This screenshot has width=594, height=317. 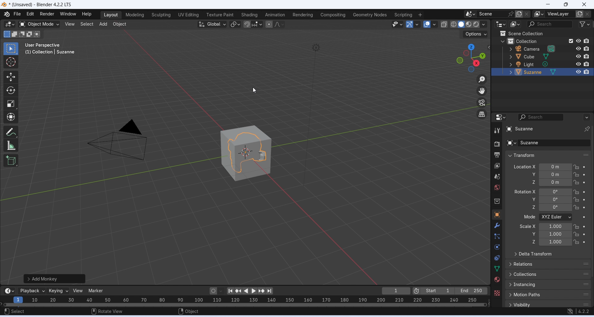 What do you see at coordinates (119, 24) in the screenshot?
I see `Object` at bounding box center [119, 24].